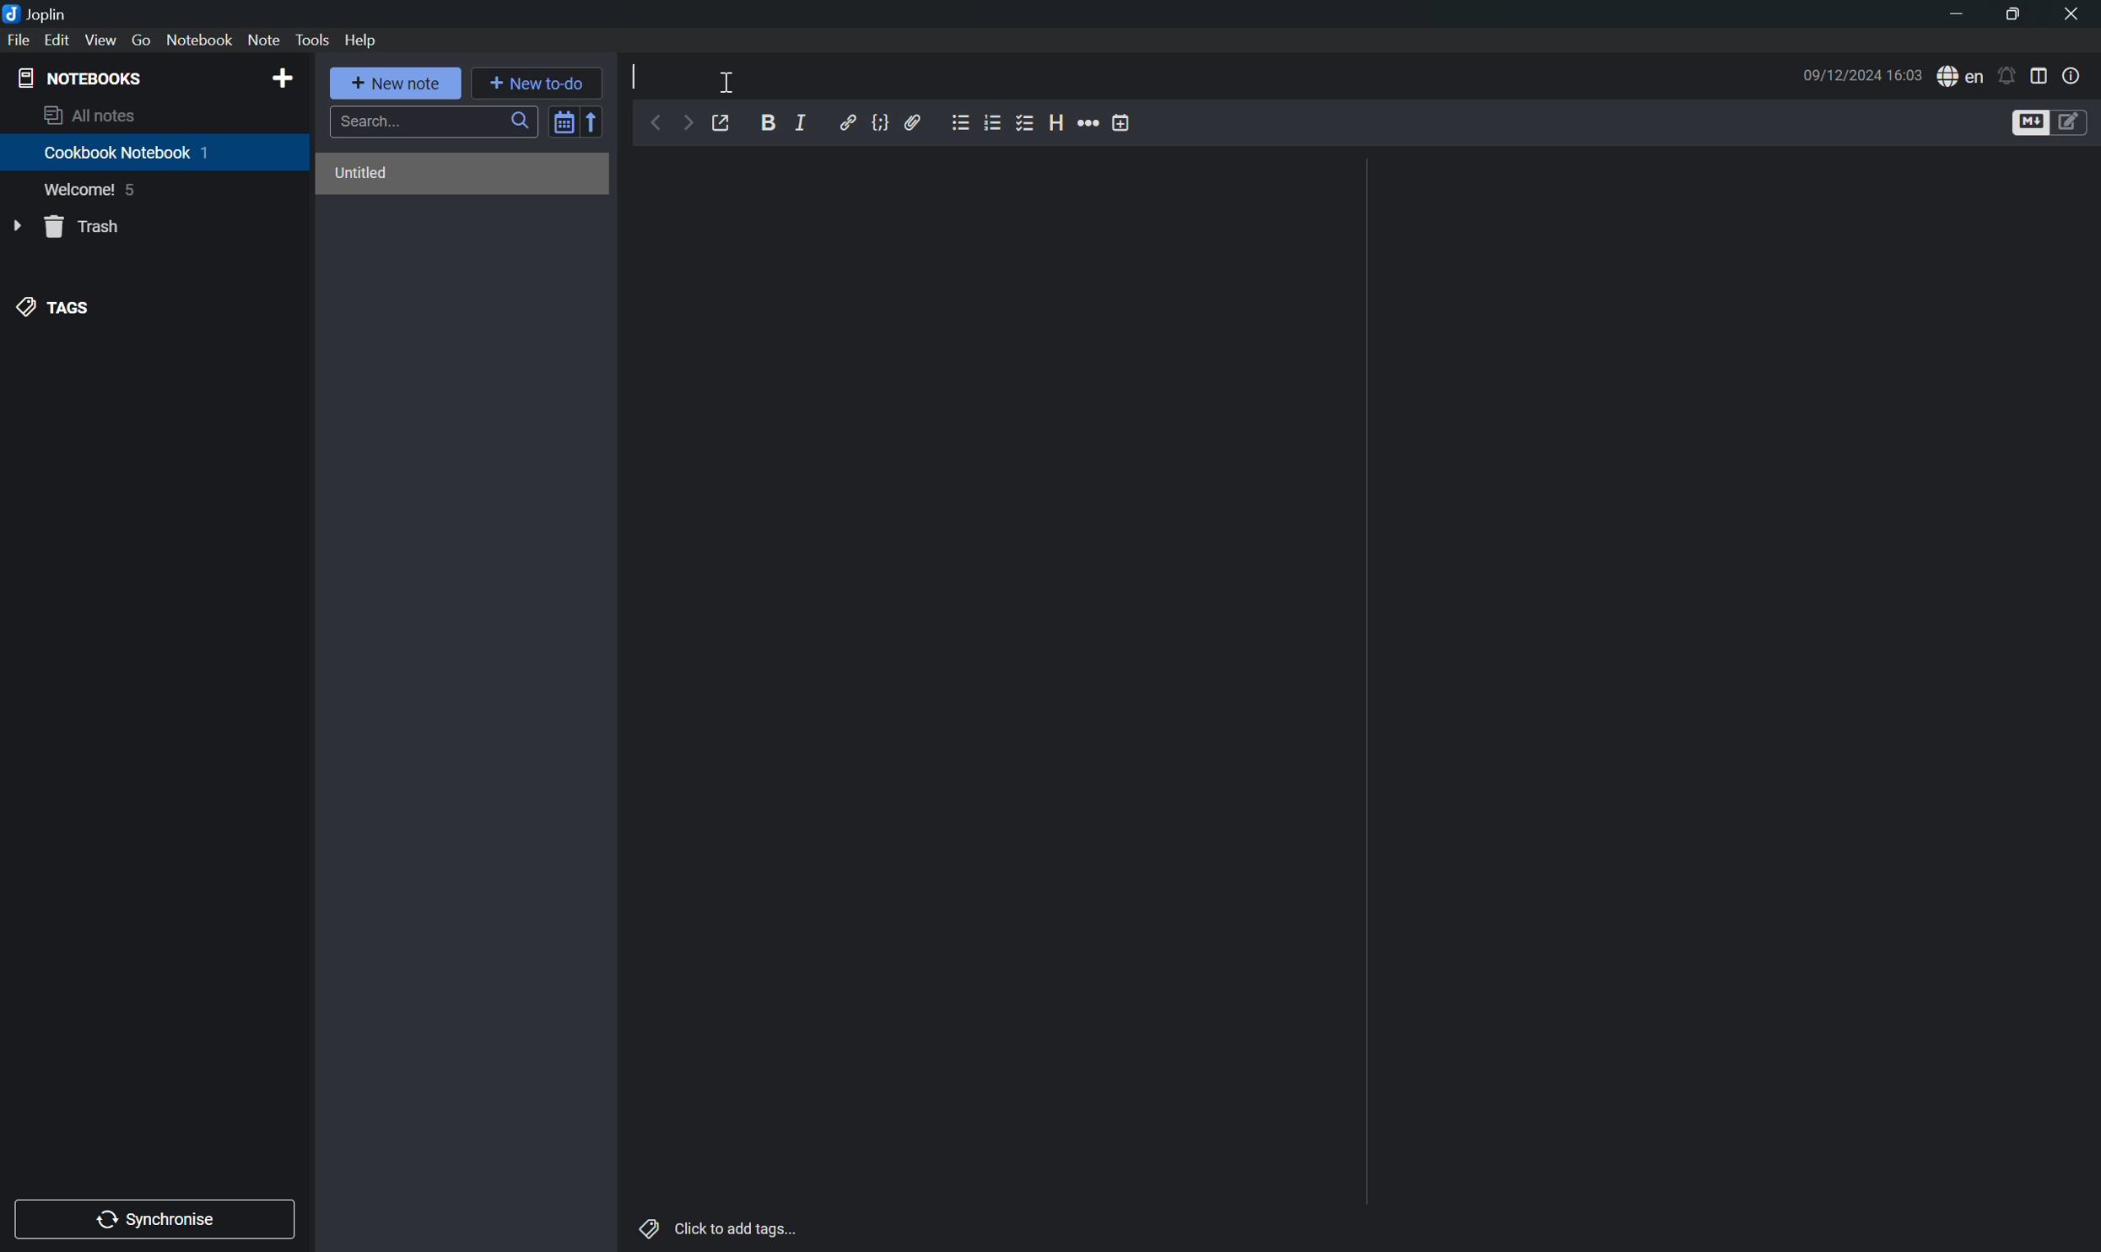 The image size is (2101, 1252). Describe the element at coordinates (884, 121) in the screenshot. I see `Code block` at that location.